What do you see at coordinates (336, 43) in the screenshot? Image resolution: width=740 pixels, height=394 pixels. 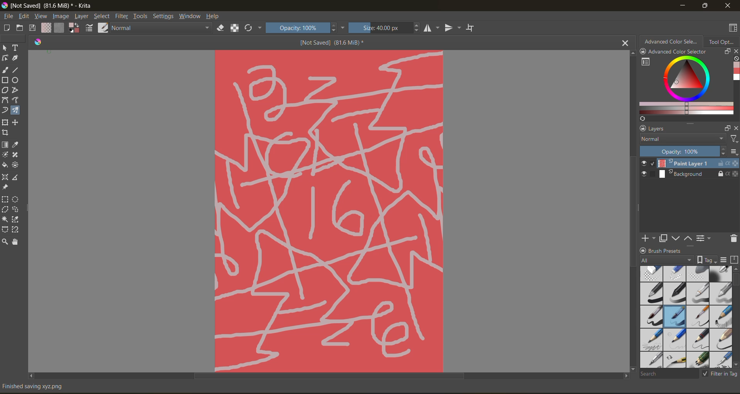 I see `[Not Saved] (81.6 MiB) *` at bounding box center [336, 43].